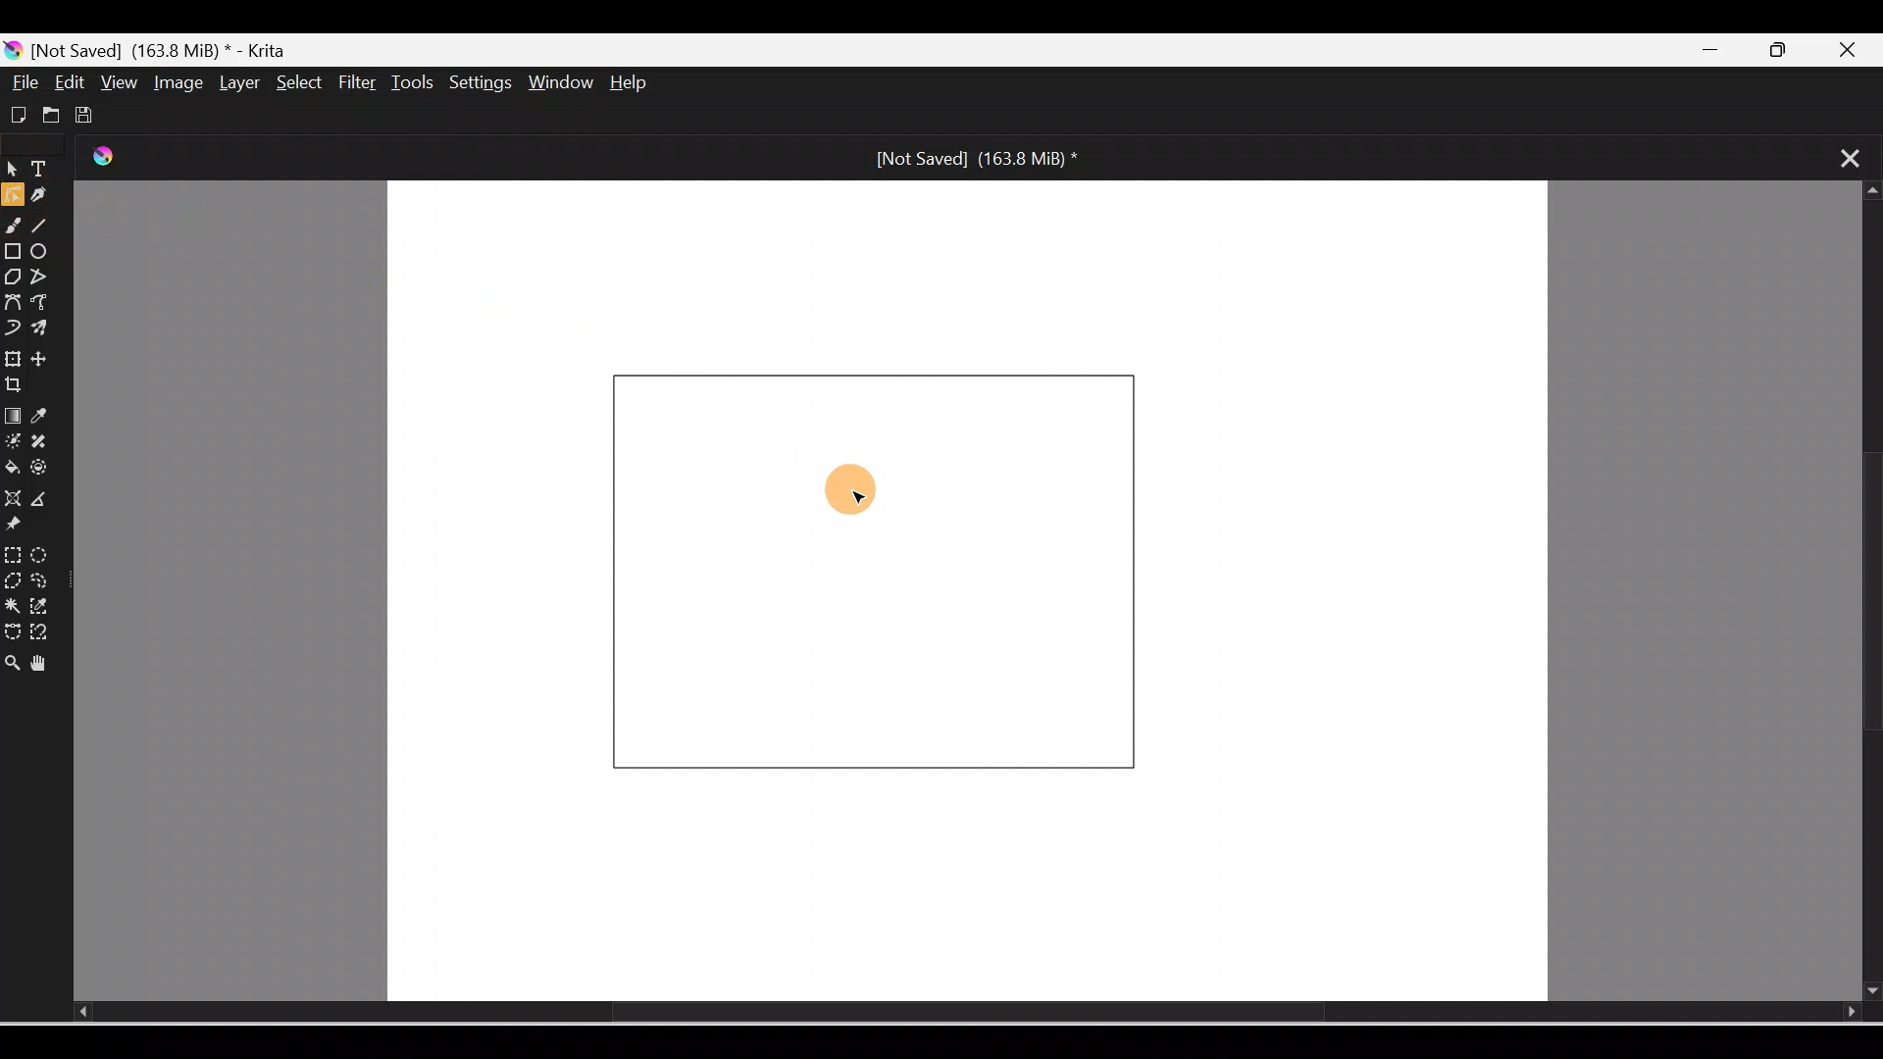 This screenshot has width=1883, height=1059. I want to click on Polyline, so click(42, 276).